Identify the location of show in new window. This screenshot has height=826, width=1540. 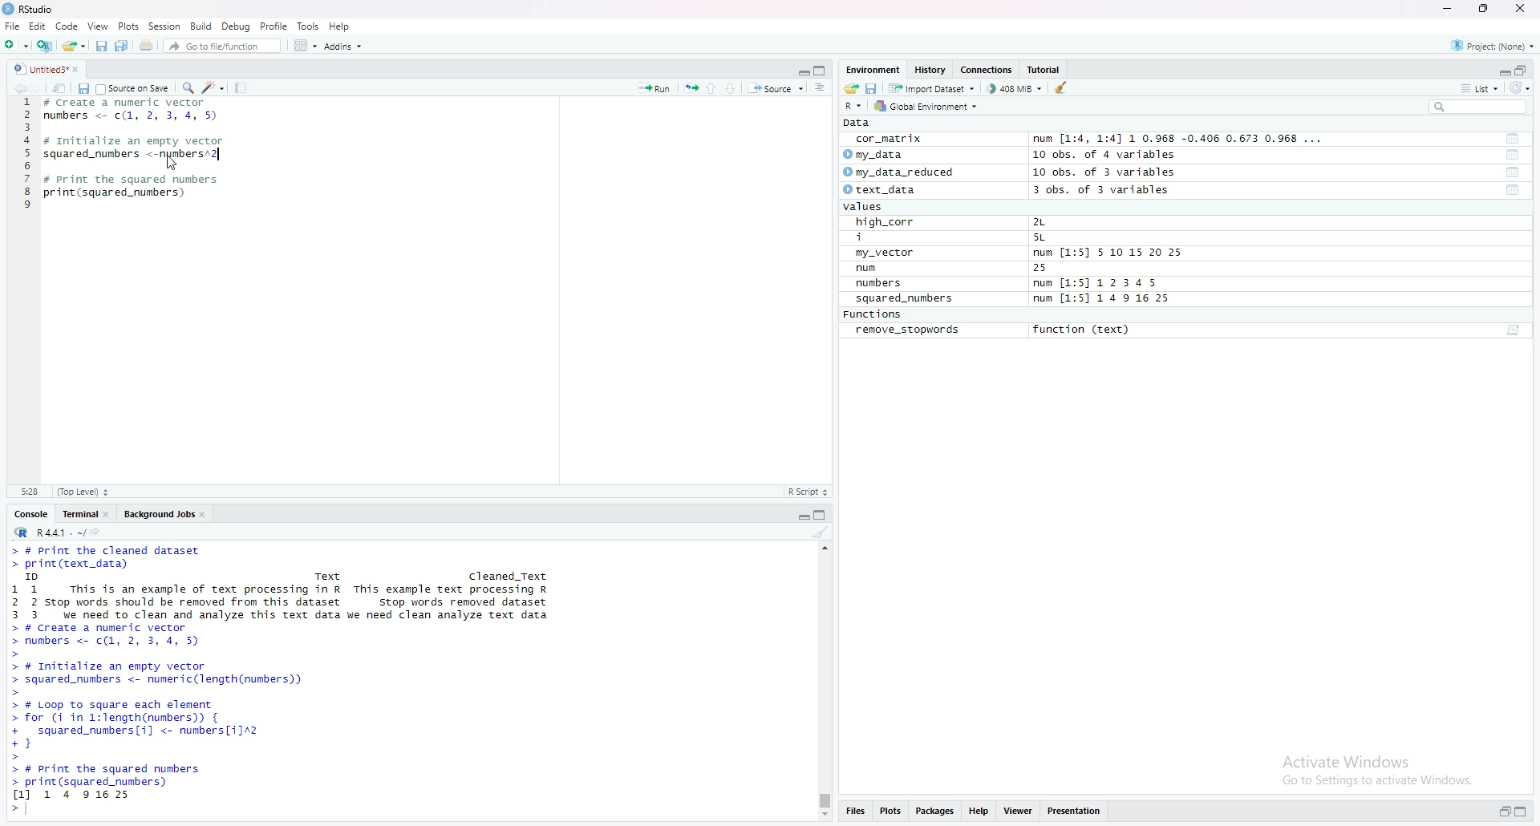
(59, 87).